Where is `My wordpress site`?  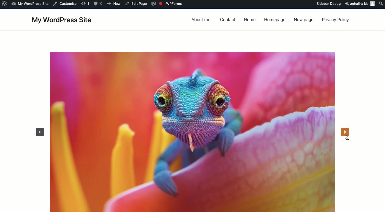
My wordpress site is located at coordinates (64, 21).